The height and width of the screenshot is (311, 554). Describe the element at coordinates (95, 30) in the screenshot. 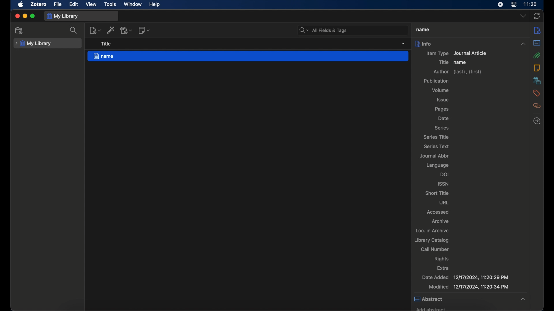

I see `new item` at that location.